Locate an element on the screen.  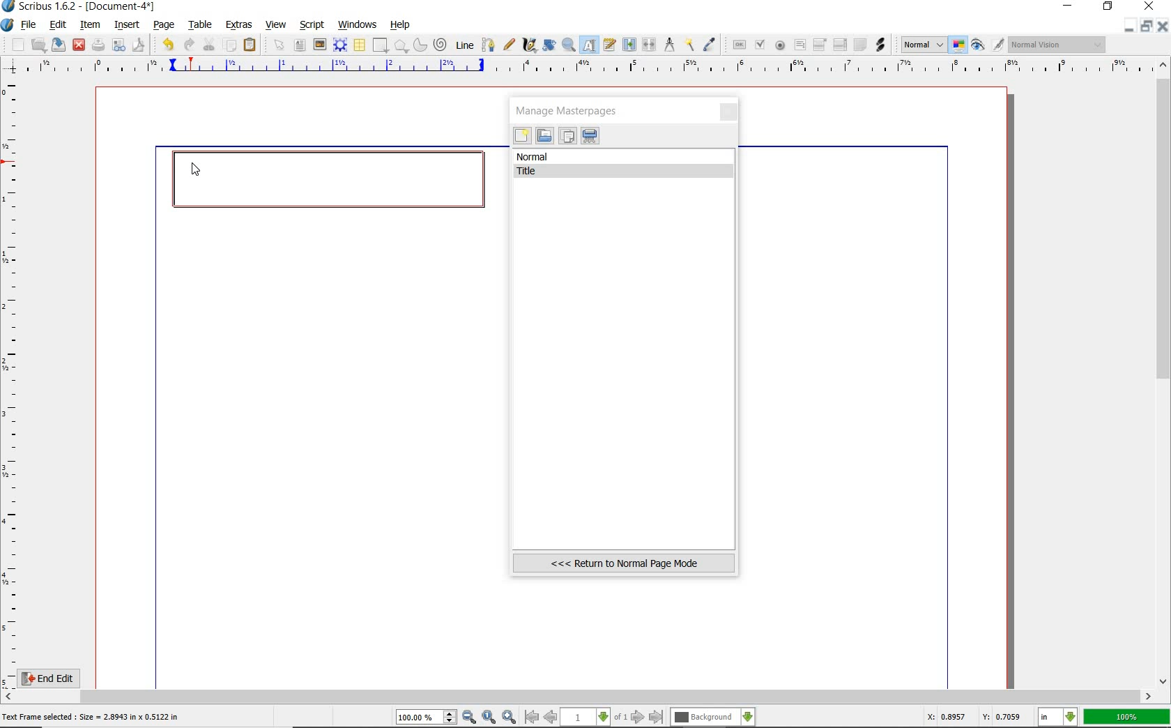
arc is located at coordinates (419, 45).